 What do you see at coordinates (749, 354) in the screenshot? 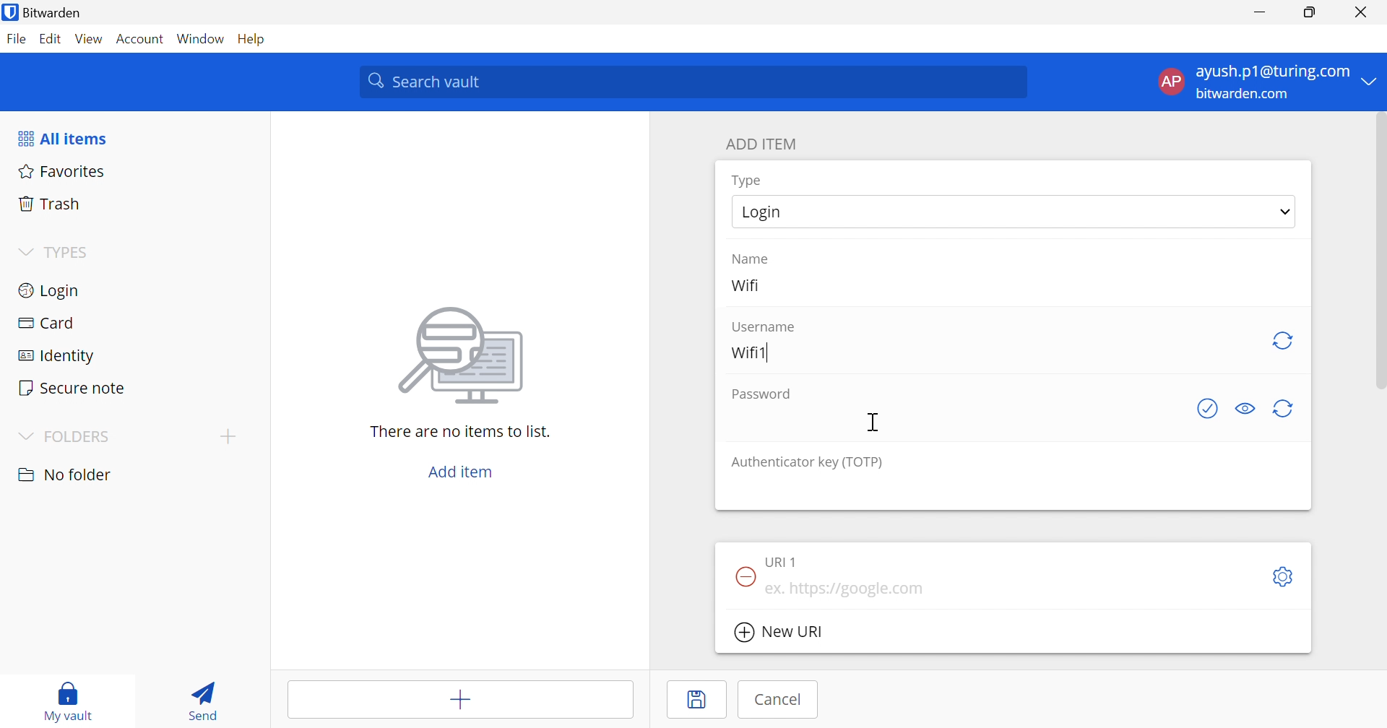
I see `Wifi1` at bounding box center [749, 354].